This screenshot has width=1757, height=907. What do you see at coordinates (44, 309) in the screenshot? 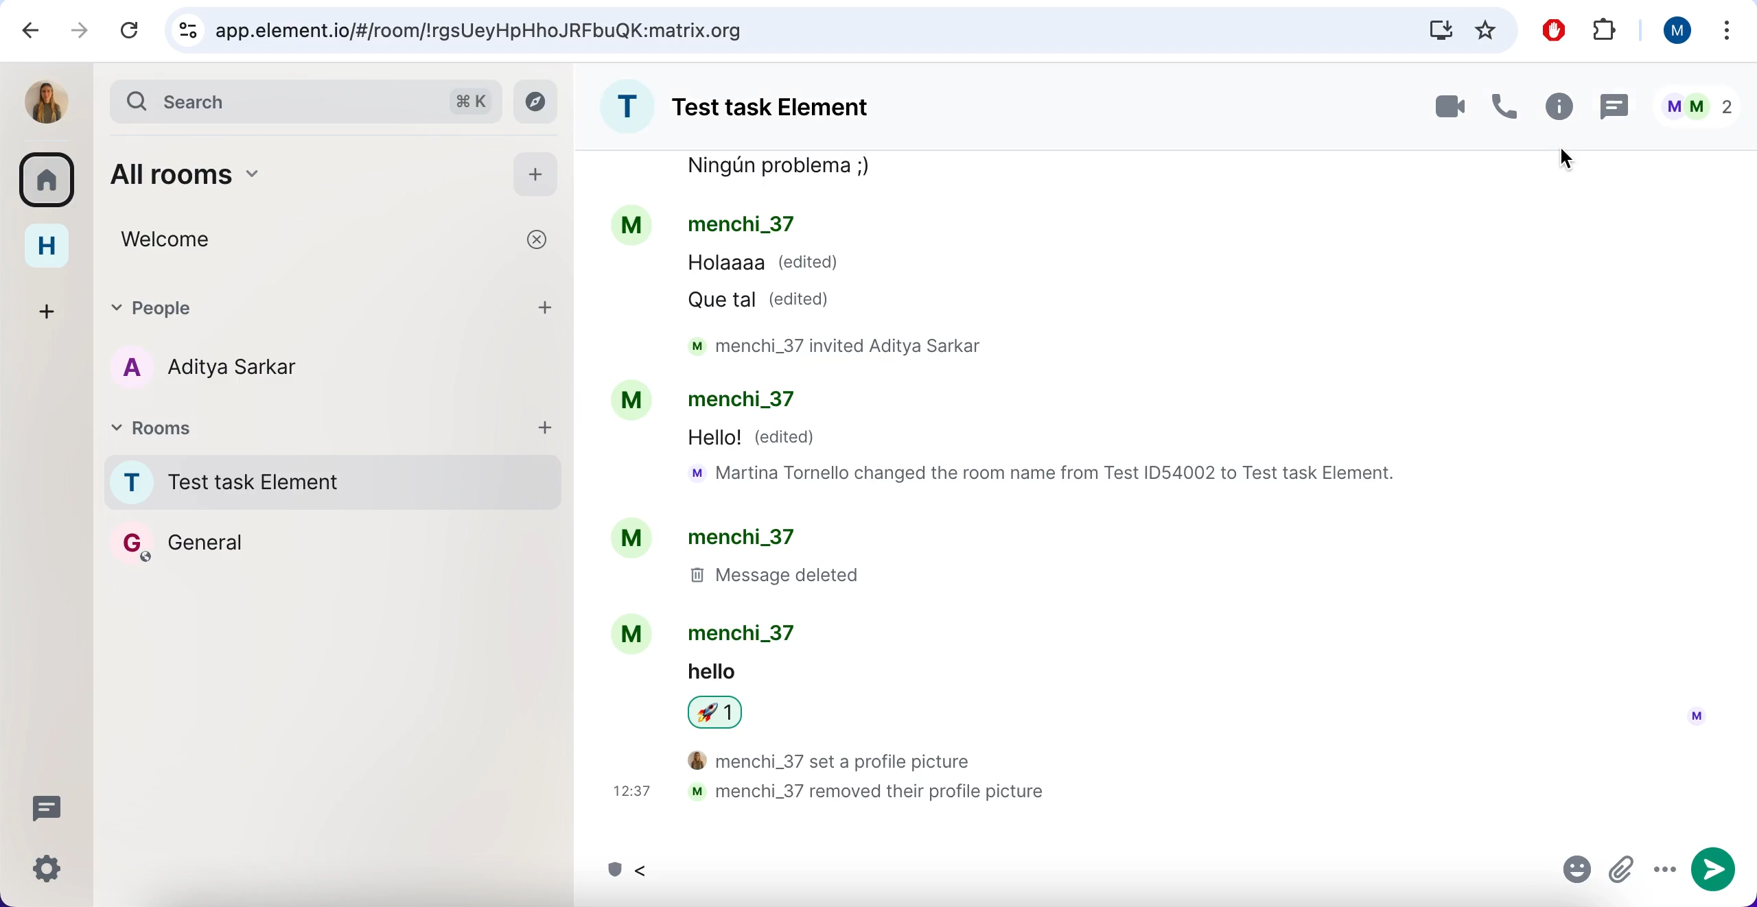
I see `create a space` at bounding box center [44, 309].